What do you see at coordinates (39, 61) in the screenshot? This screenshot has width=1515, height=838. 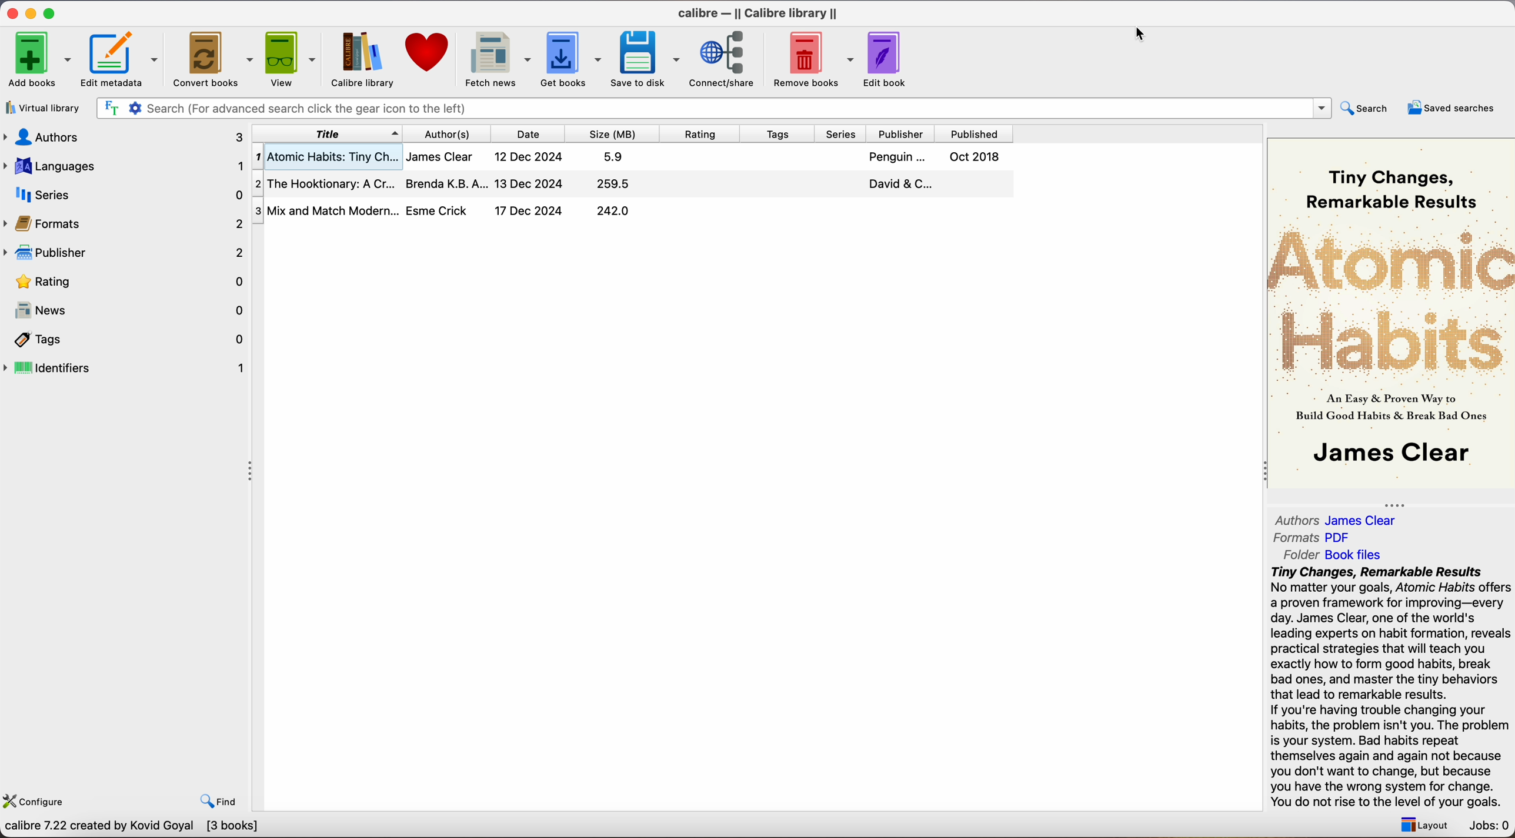 I see `add books` at bounding box center [39, 61].